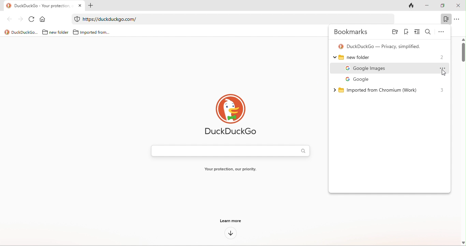 This screenshot has width=466, height=246. Describe the element at coordinates (230, 234) in the screenshot. I see `down arrow` at that location.